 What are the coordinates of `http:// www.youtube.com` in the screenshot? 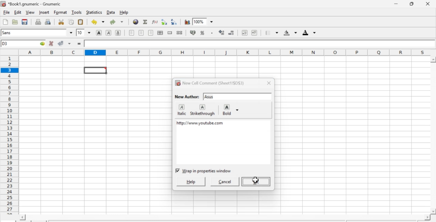 It's located at (201, 123).